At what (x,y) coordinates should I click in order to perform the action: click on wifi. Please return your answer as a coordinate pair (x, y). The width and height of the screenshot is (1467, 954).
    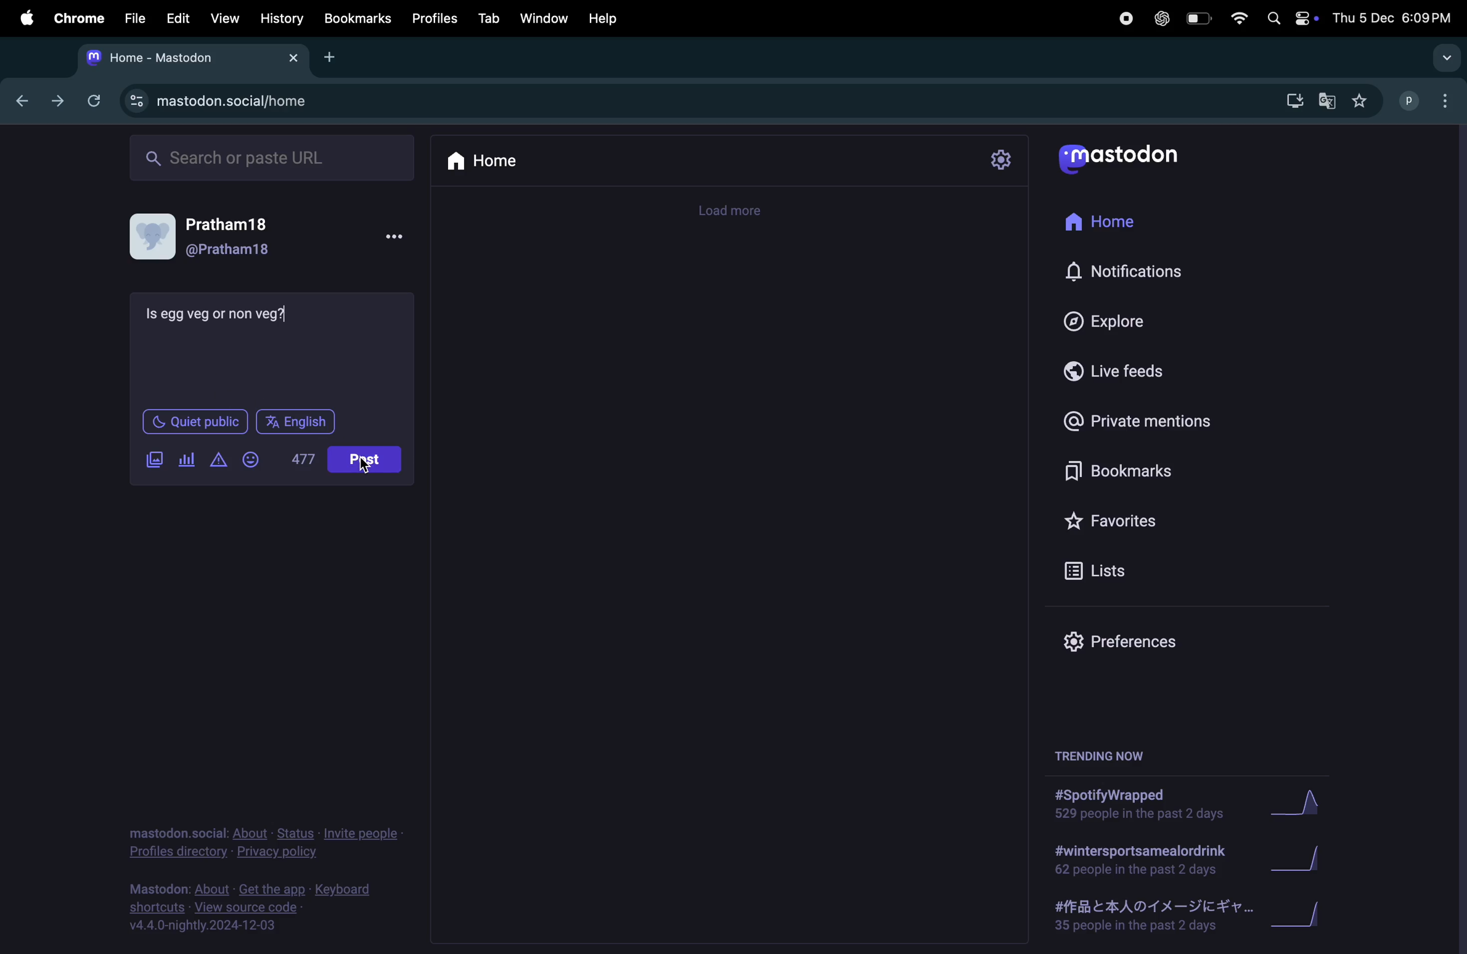
    Looking at the image, I should click on (1241, 19).